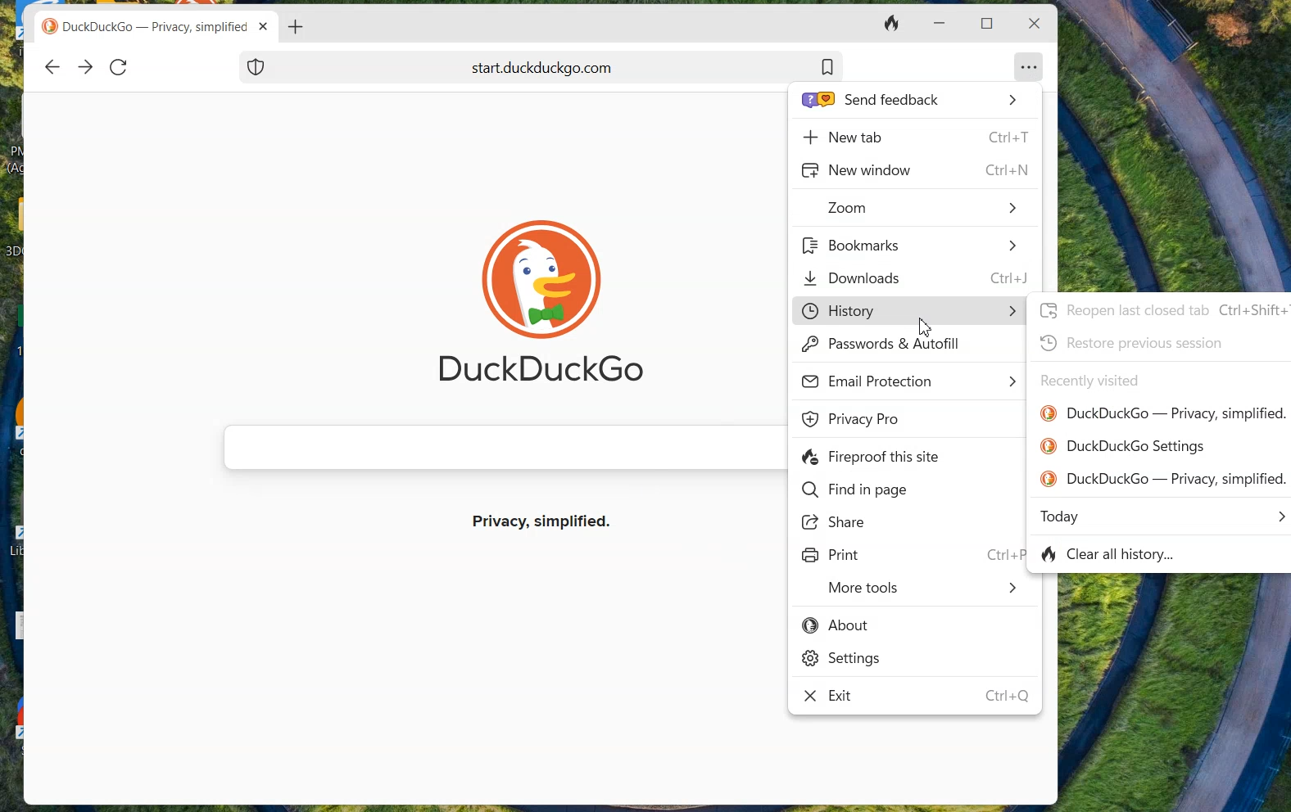 The width and height of the screenshot is (1291, 812). I want to click on Downloads, so click(917, 277).